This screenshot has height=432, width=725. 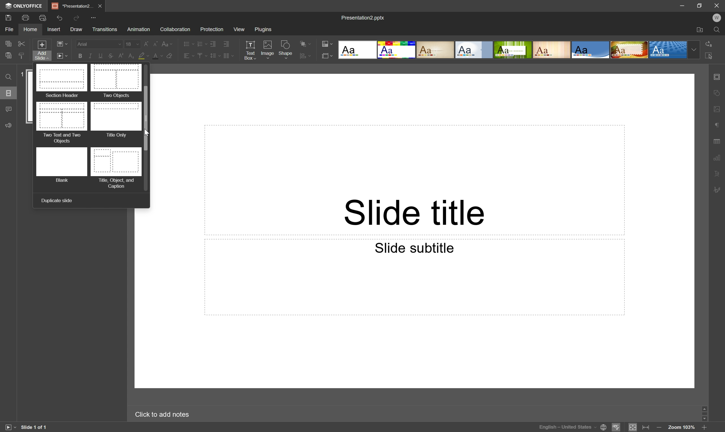 What do you see at coordinates (633, 427) in the screenshot?
I see `Fit to slide` at bounding box center [633, 427].